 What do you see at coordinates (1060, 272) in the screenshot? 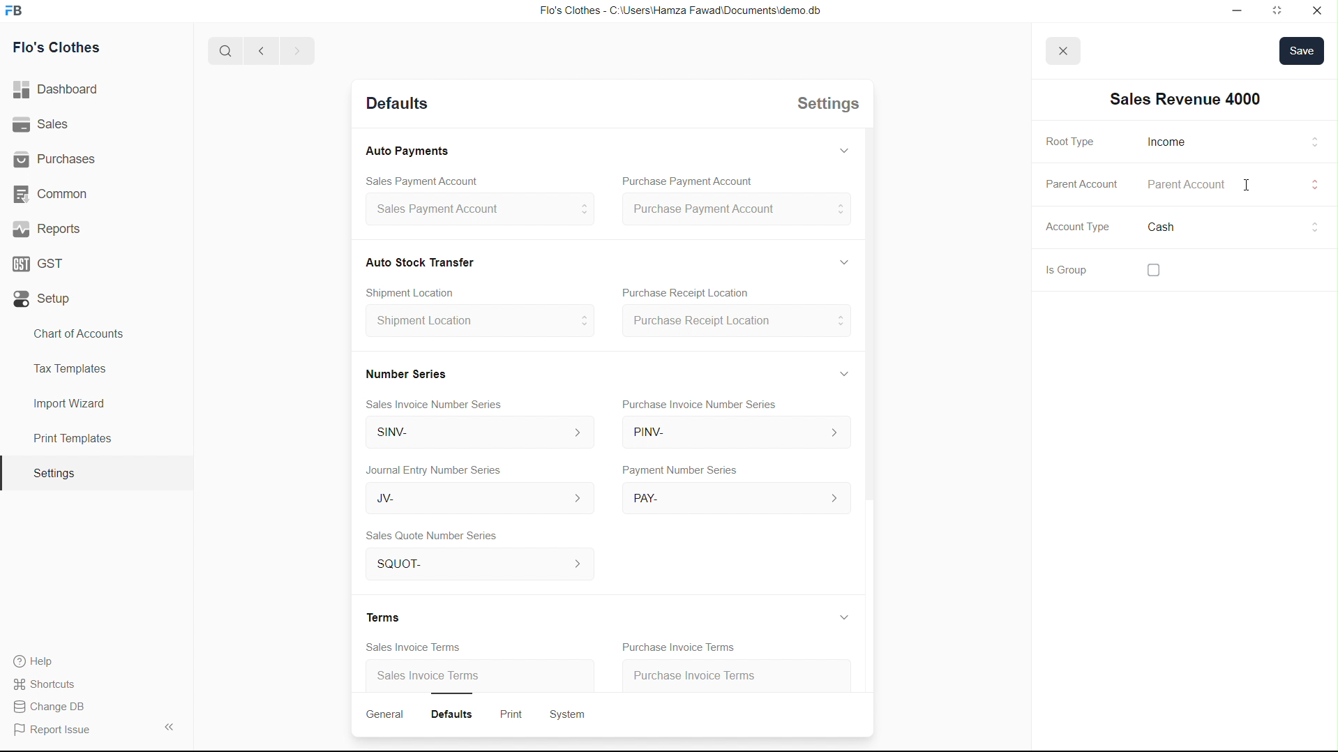
I see `Is Group` at bounding box center [1060, 272].